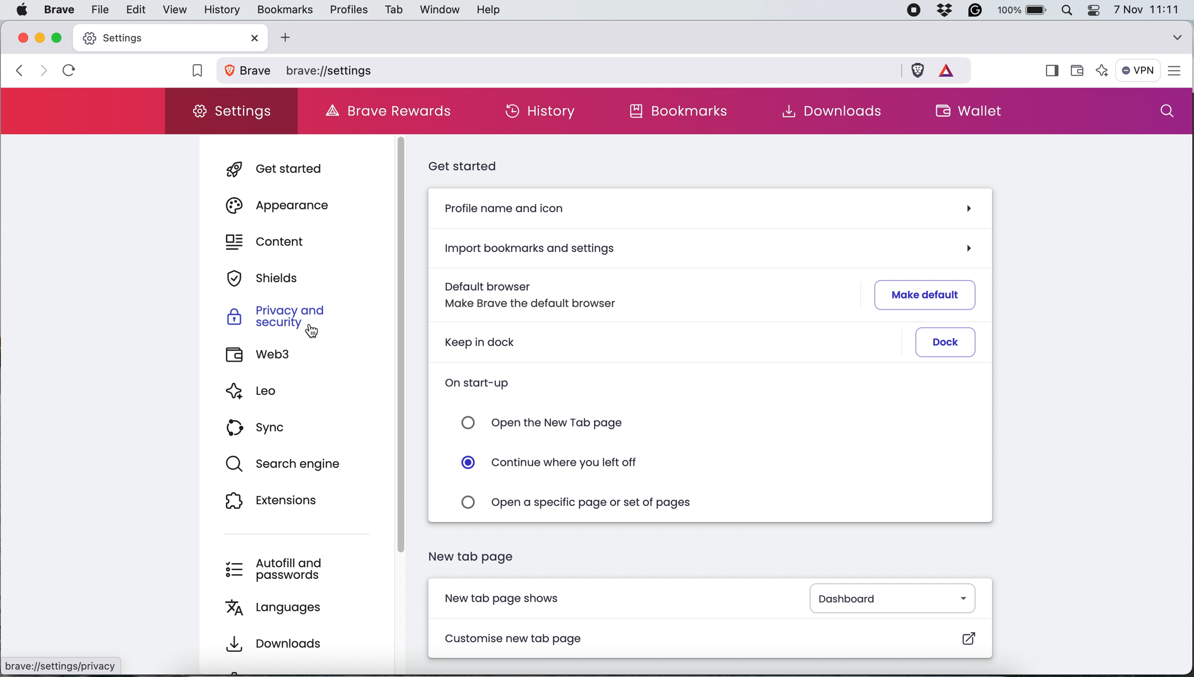  I want to click on get started, so click(288, 168).